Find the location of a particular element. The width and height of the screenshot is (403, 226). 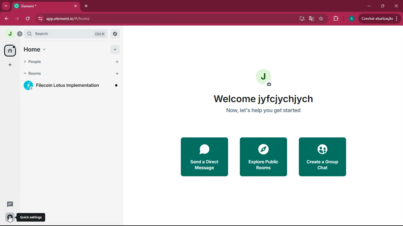

settings is located at coordinates (9, 217).